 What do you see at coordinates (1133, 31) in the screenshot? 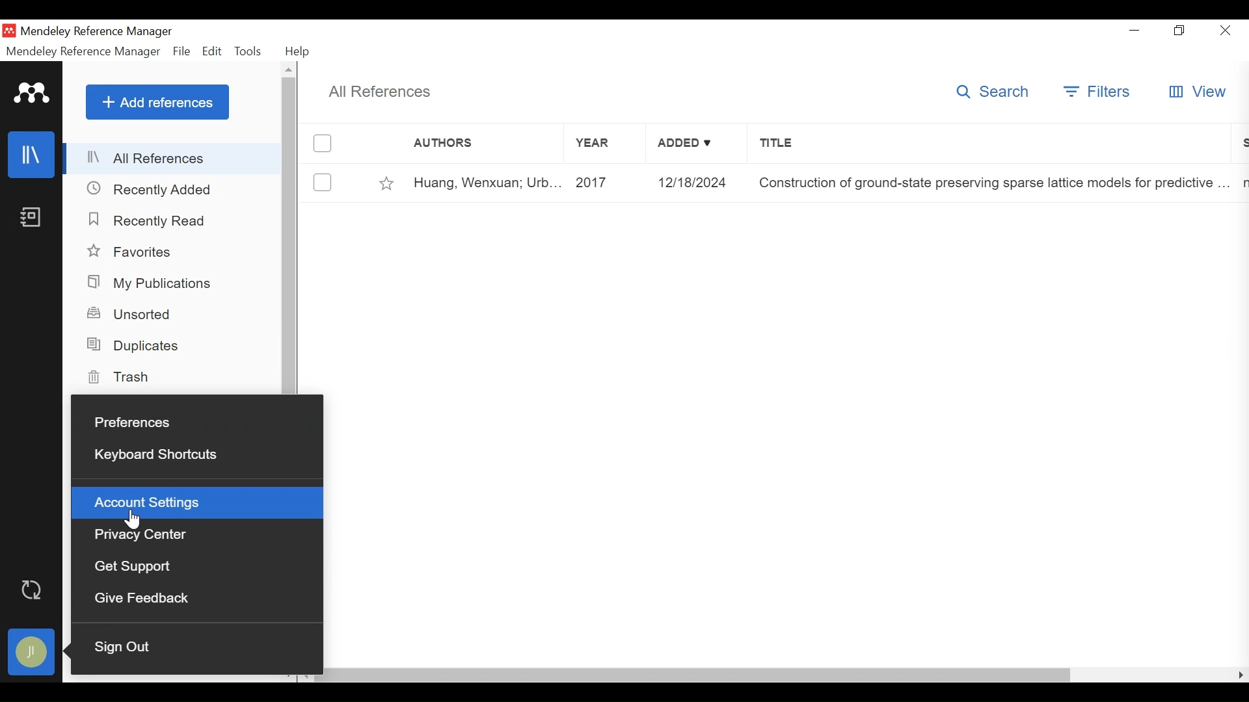
I see `minimize` at bounding box center [1133, 31].